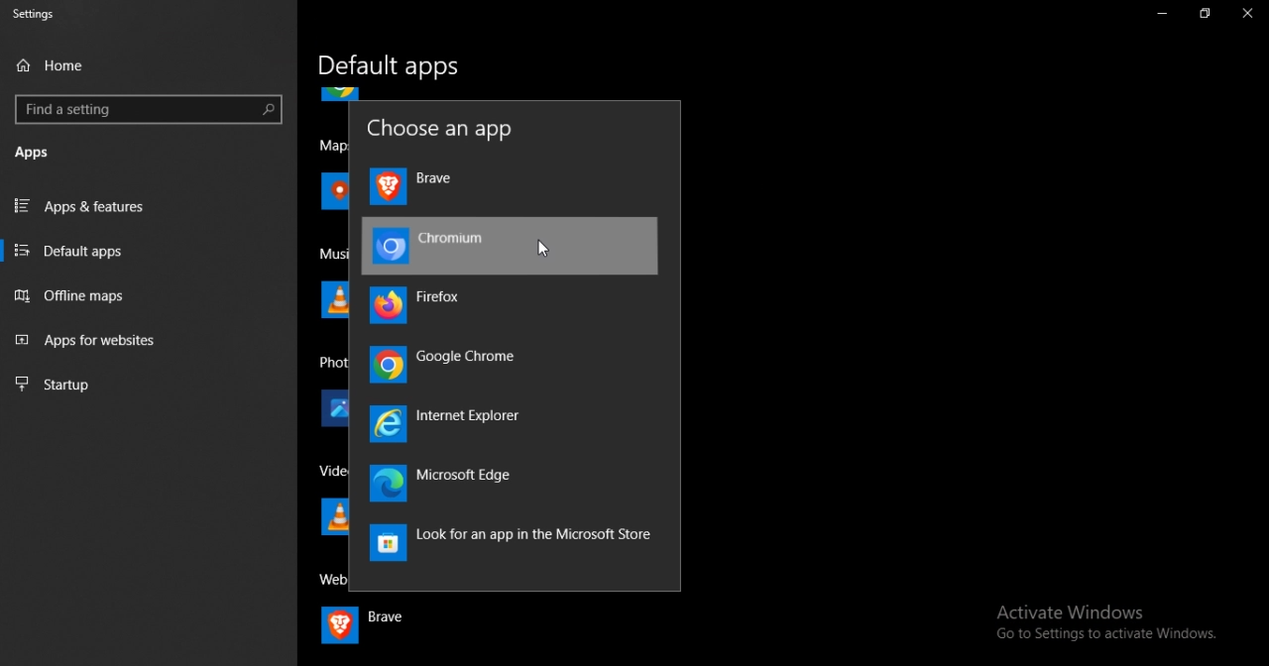 The image size is (1269, 666). Describe the element at coordinates (332, 519) in the screenshot. I see `VLC media player` at that location.